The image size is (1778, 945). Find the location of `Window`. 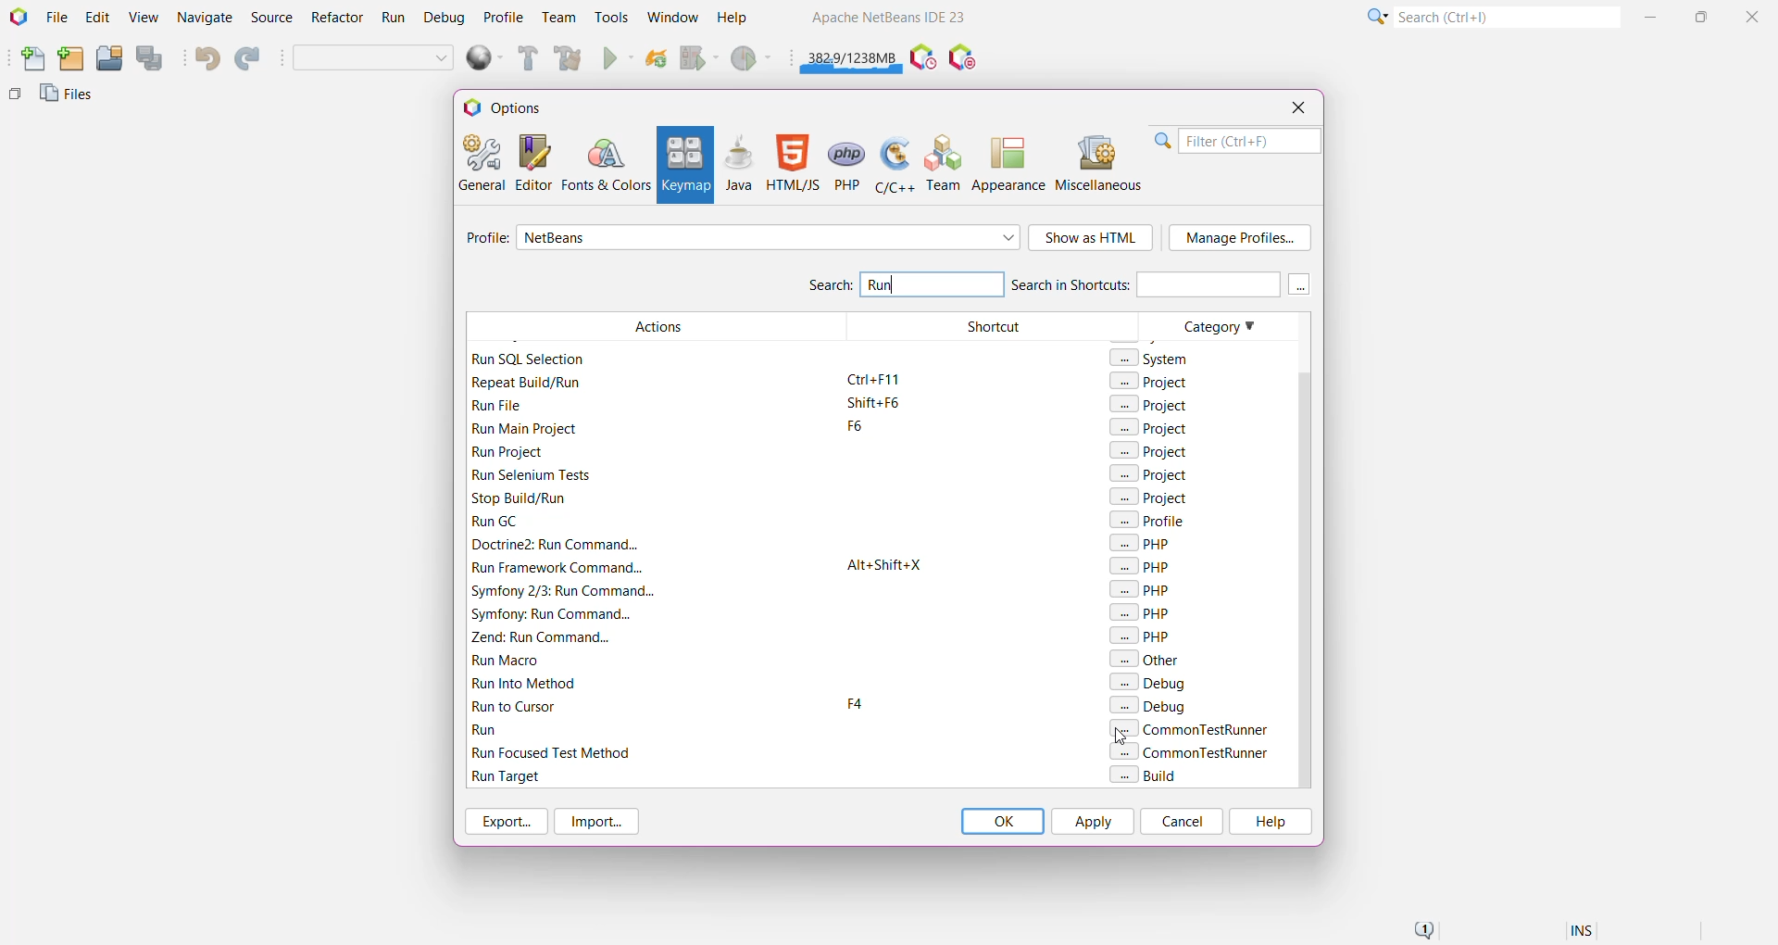

Window is located at coordinates (672, 17).